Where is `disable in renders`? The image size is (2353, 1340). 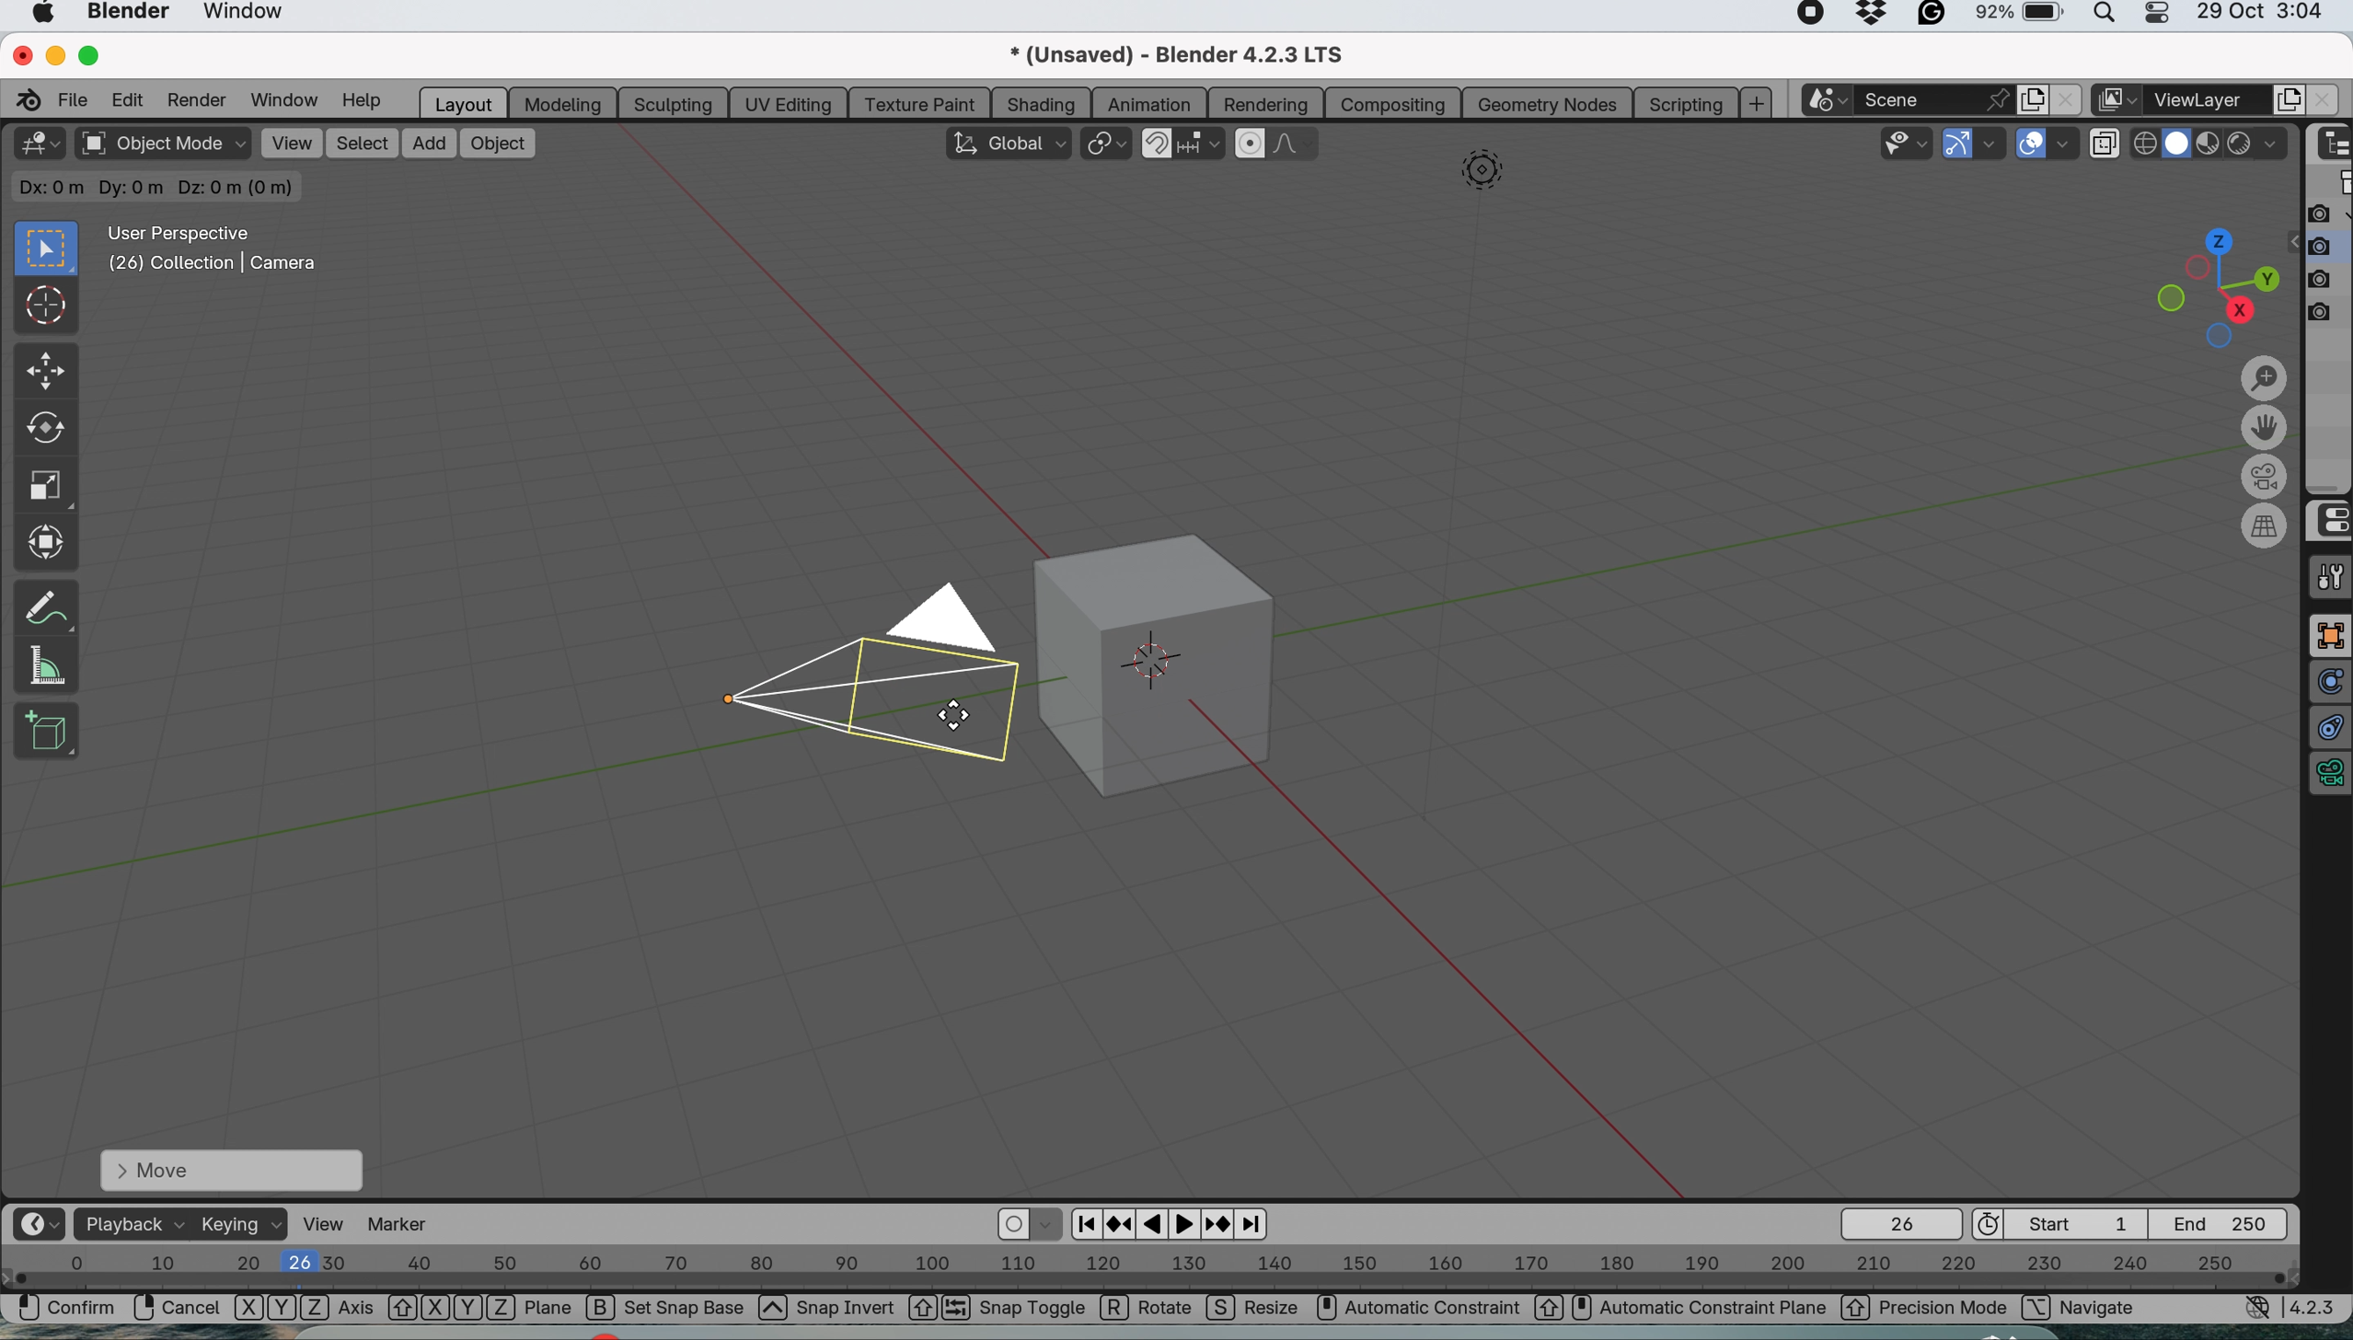
disable in renders is located at coordinates (2328, 278).